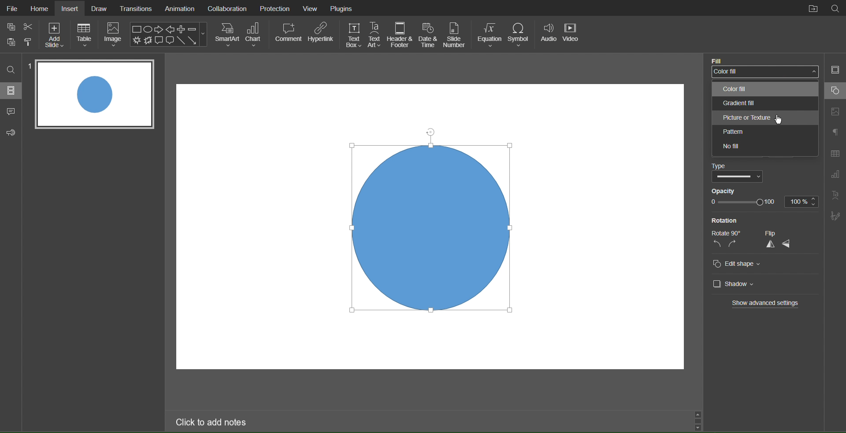 The width and height of the screenshot is (846, 433). What do you see at coordinates (763, 90) in the screenshot?
I see `Color fill` at bounding box center [763, 90].